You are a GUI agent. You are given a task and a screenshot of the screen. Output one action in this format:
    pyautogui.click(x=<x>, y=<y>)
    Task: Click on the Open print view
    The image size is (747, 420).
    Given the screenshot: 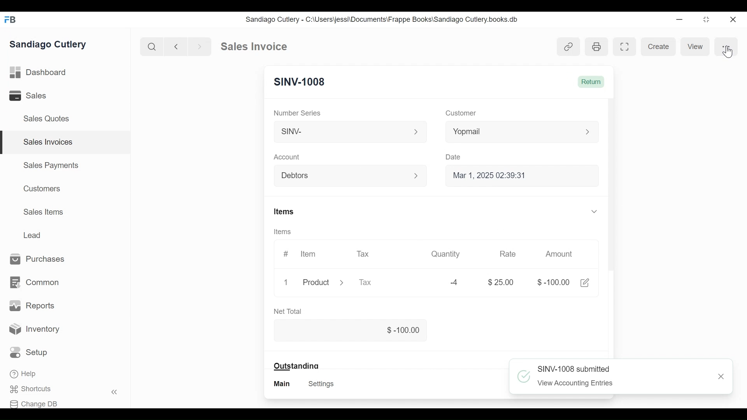 What is the action you would take?
    pyautogui.click(x=597, y=46)
    